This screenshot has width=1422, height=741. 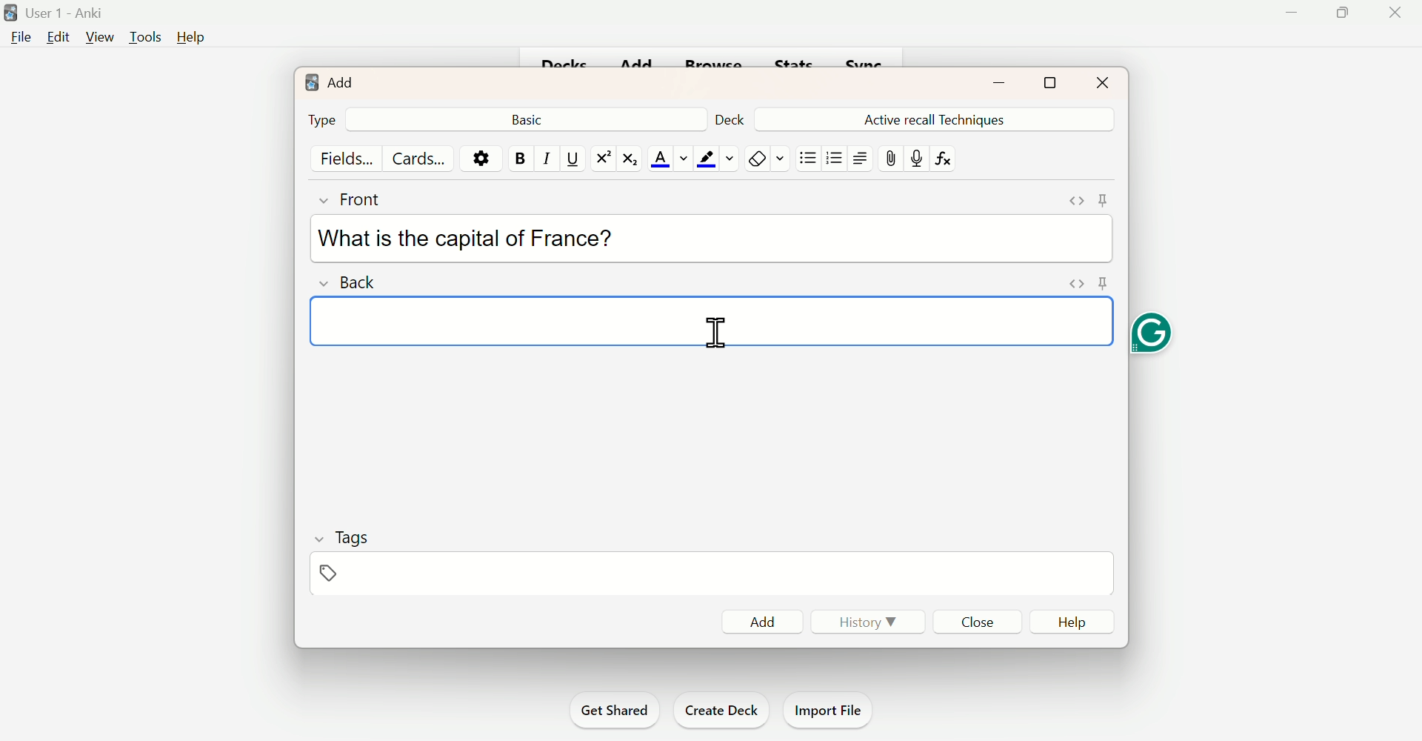 What do you see at coordinates (610, 709) in the screenshot?
I see `Get Shared` at bounding box center [610, 709].